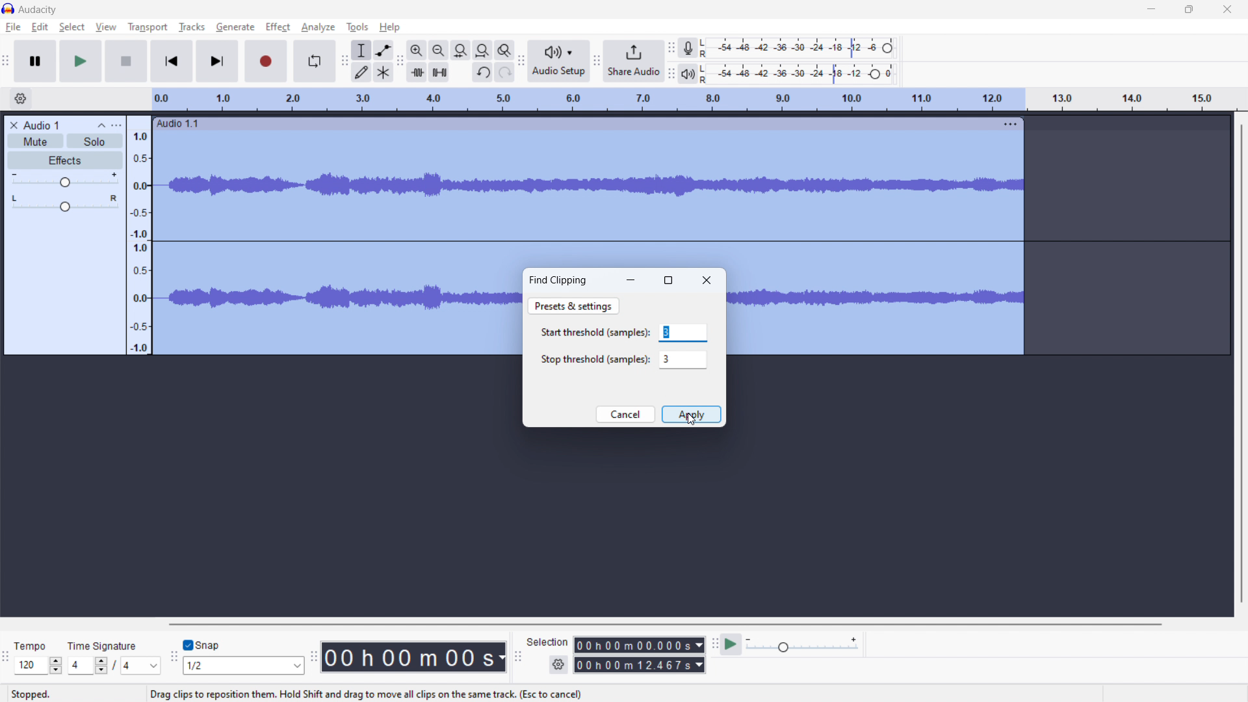 This screenshot has width=1248, height=702. Describe the element at coordinates (106, 27) in the screenshot. I see `view` at that location.